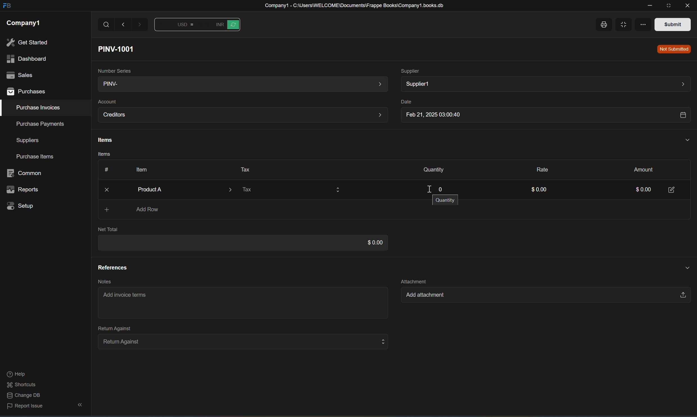  What do you see at coordinates (686, 139) in the screenshot?
I see `Hide` at bounding box center [686, 139].